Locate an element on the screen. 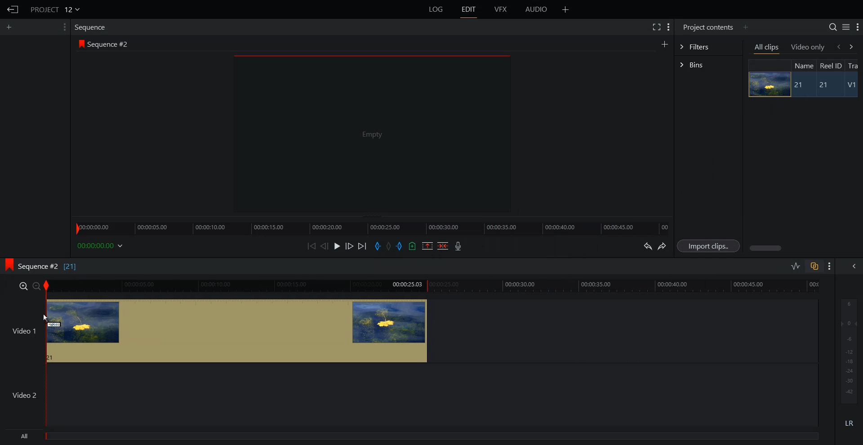 The width and height of the screenshot is (863, 445). AUDIO is located at coordinates (537, 9).